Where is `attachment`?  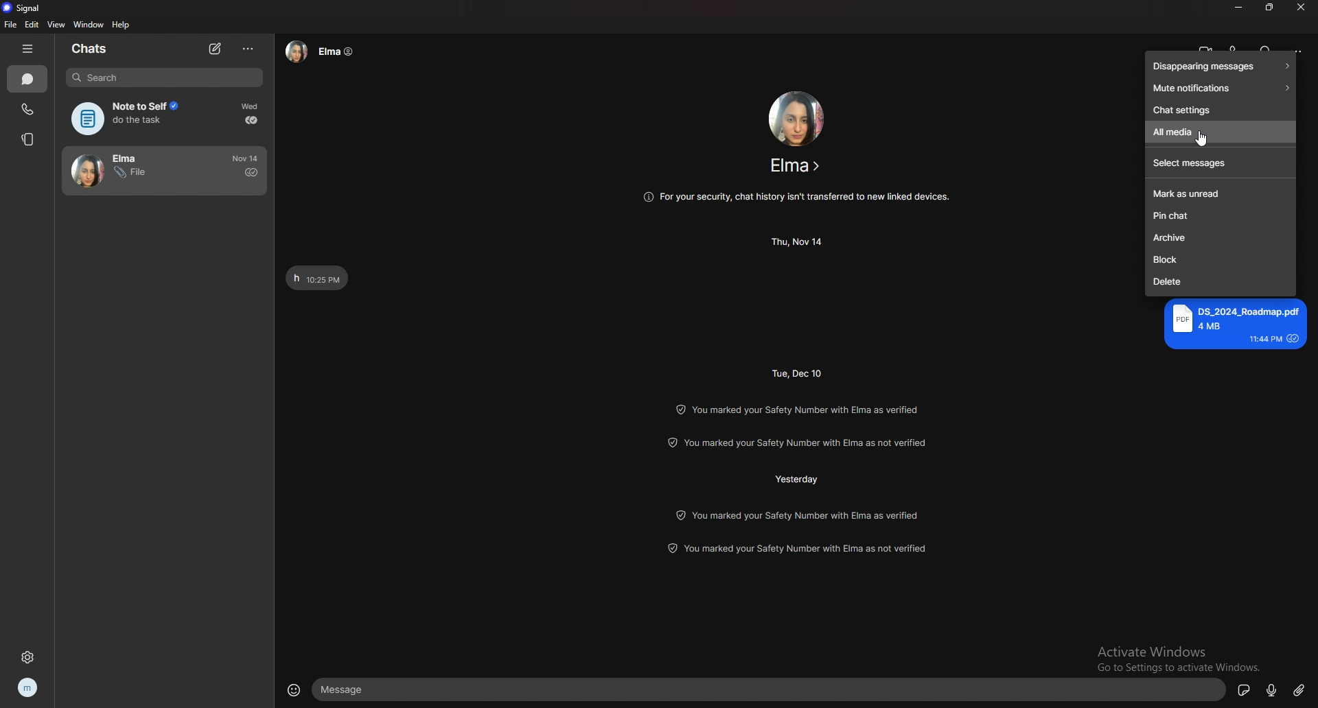
attachment is located at coordinates (1299, 691).